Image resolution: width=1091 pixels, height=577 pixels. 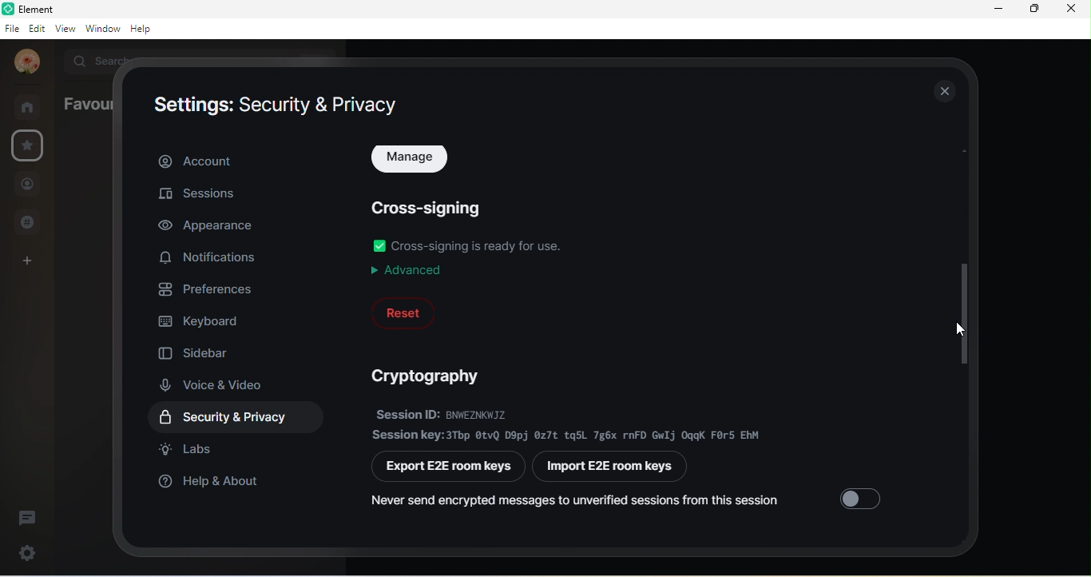 I want to click on advanced, so click(x=410, y=270).